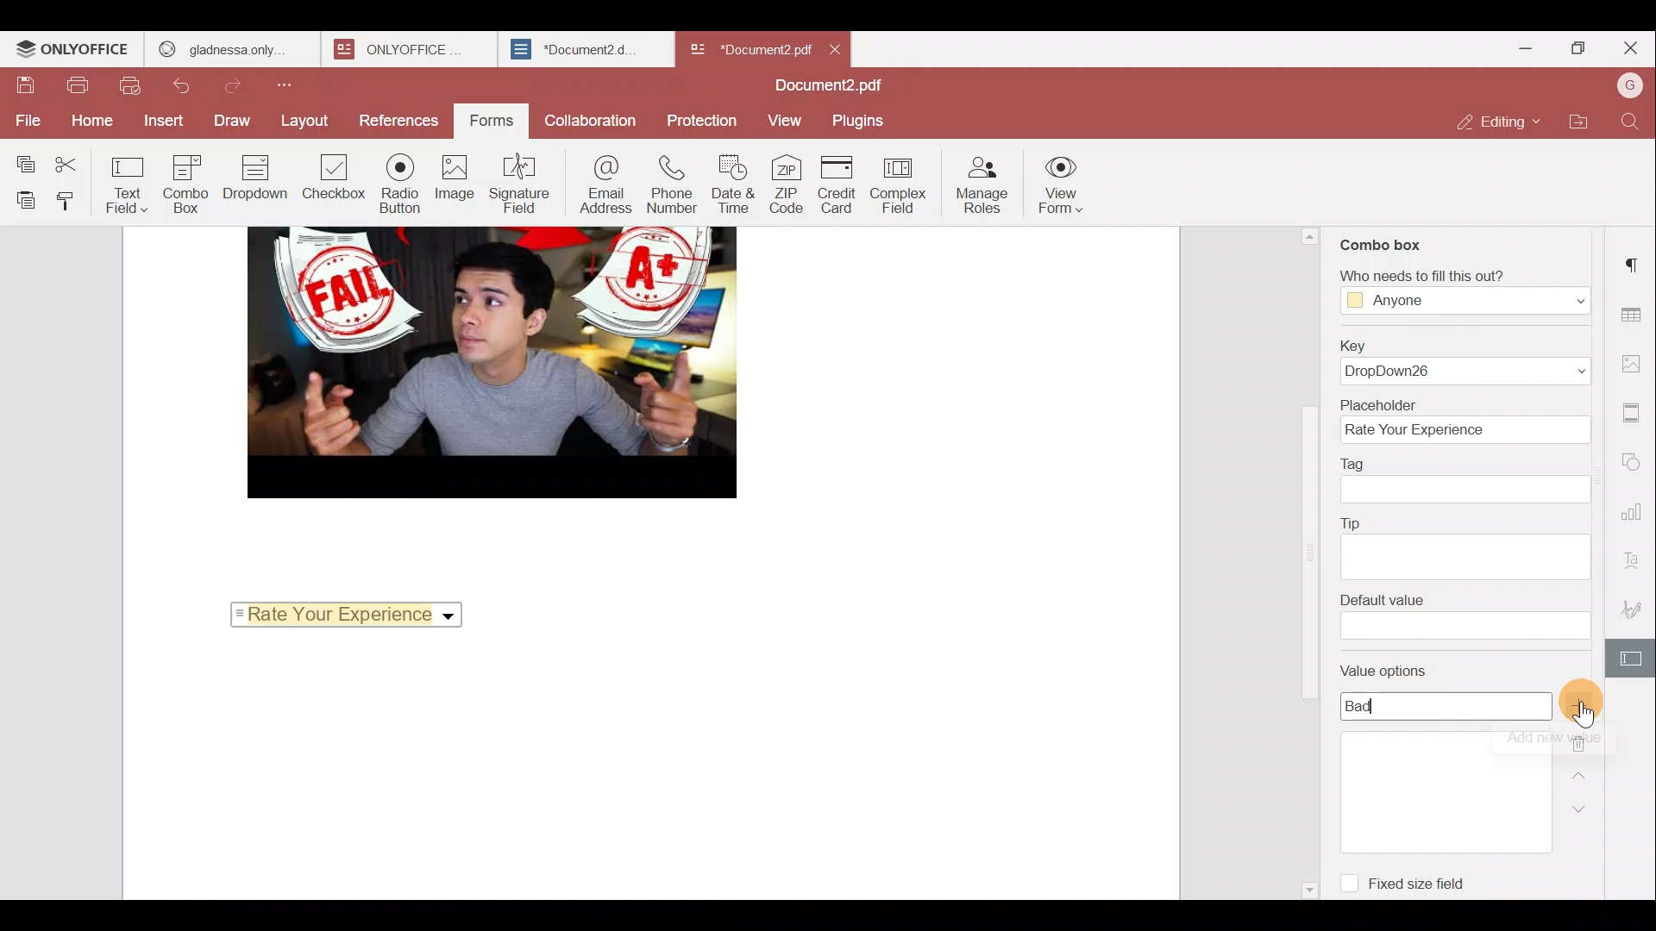 This screenshot has width=1656, height=931. What do you see at coordinates (1456, 291) in the screenshot?
I see `‘Who needs to fill this out?` at bounding box center [1456, 291].